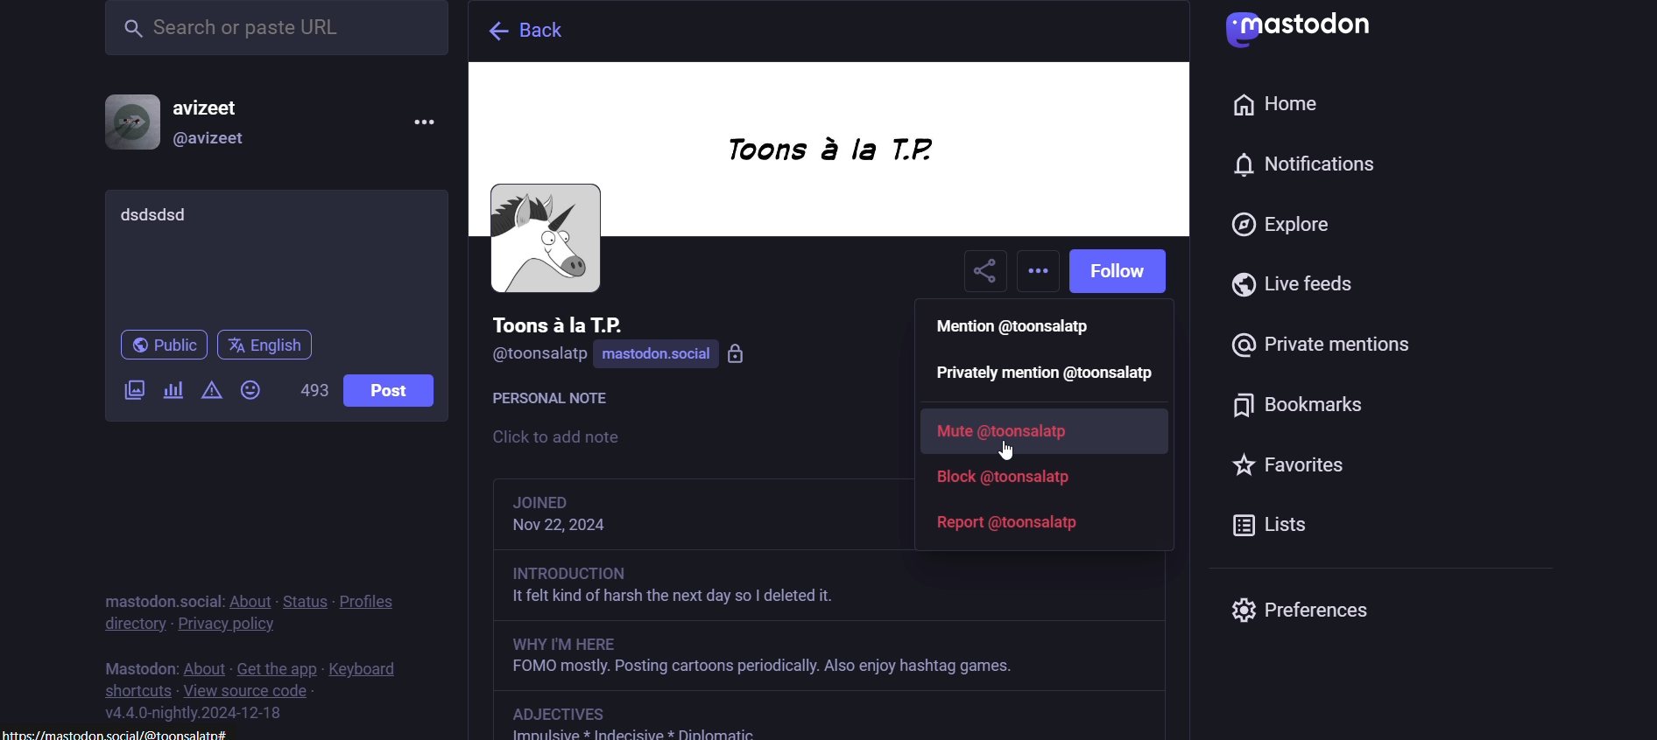 This screenshot has height=740, width=1657. Describe the element at coordinates (1010, 523) in the screenshot. I see `report` at that location.